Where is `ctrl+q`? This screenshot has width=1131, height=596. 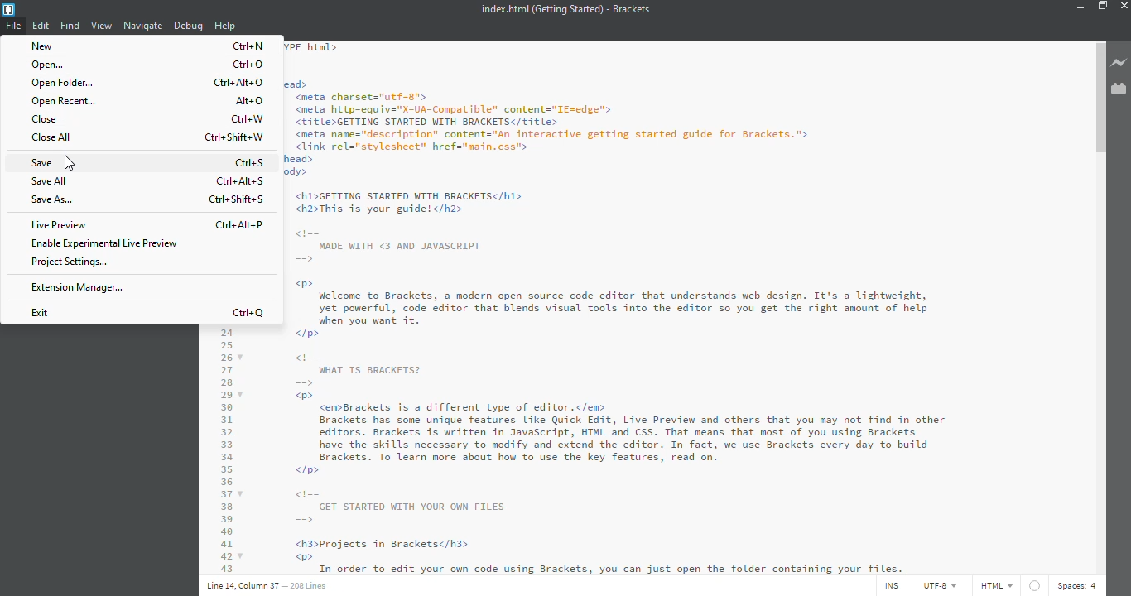
ctrl+q is located at coordinates (249, 312).